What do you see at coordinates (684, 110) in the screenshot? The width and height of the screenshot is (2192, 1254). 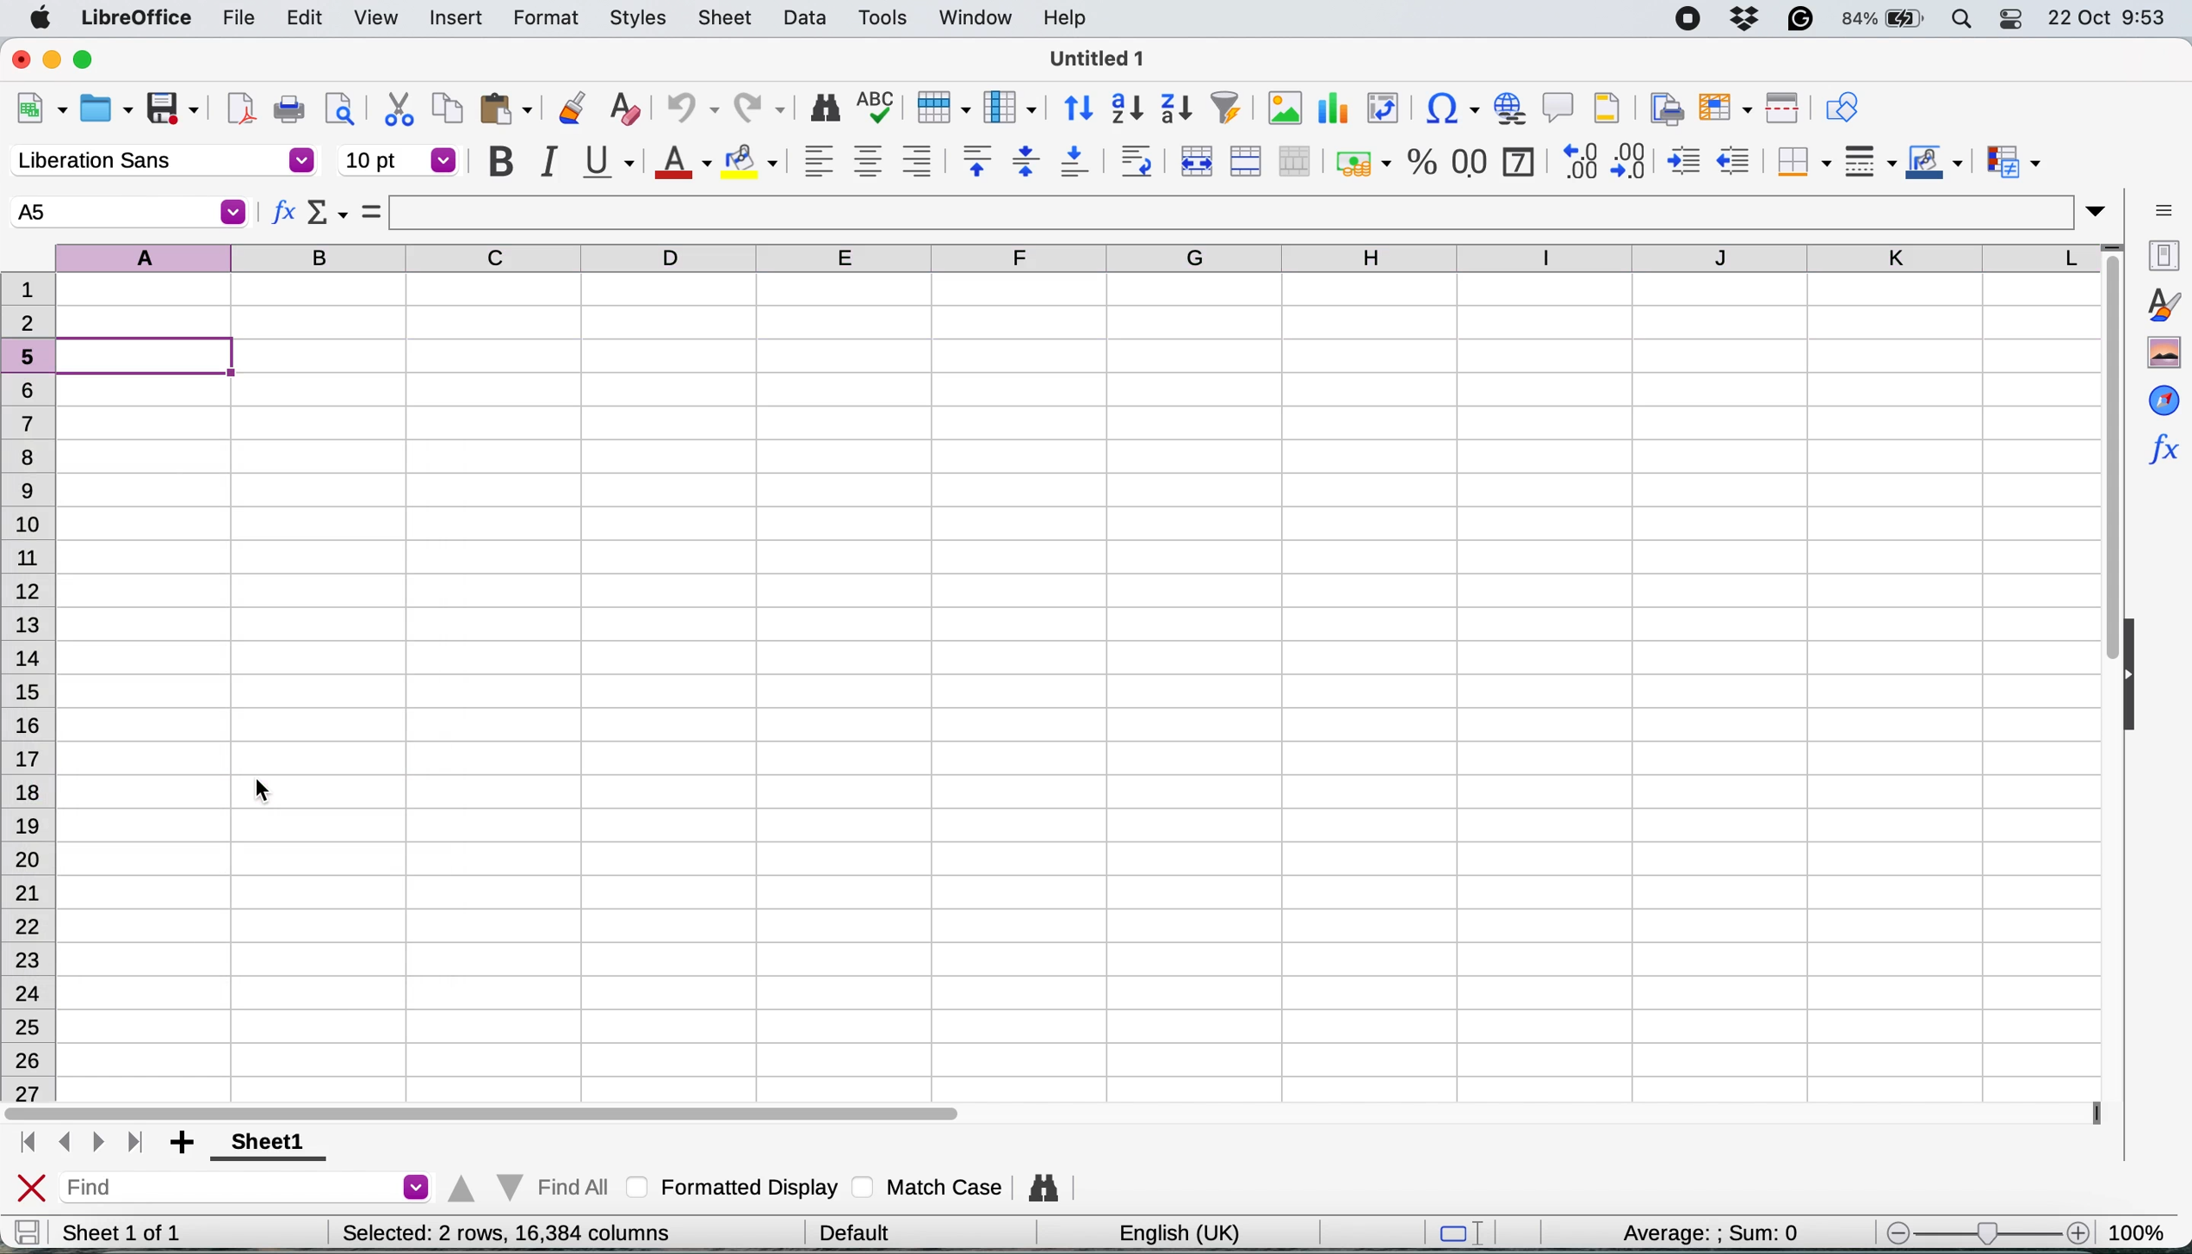 I see `undo` at bounding box center [684, 110].